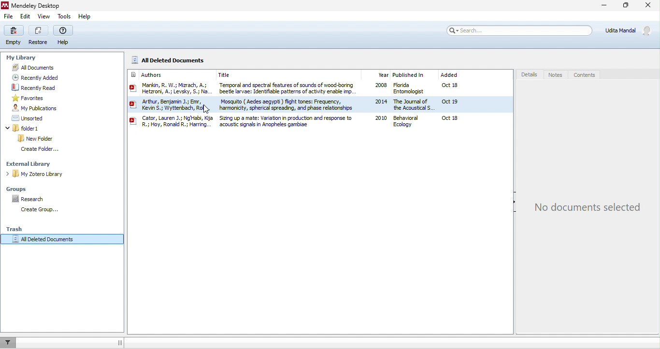 The height and width of the screenshot is (349, 660). Describe the element at coordinates (17, 189) in the screenshot. I see `groups` at that location.